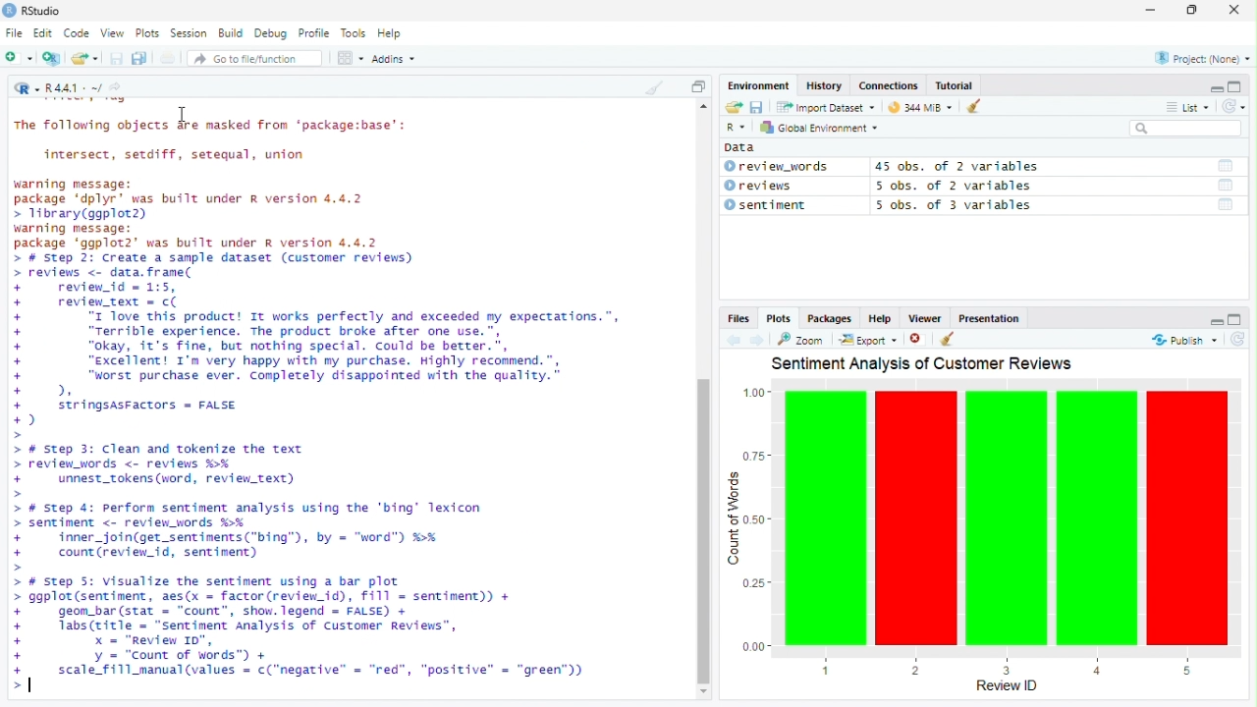 The image size is (1257, 707). I want to click on Code, so click(77, 32).